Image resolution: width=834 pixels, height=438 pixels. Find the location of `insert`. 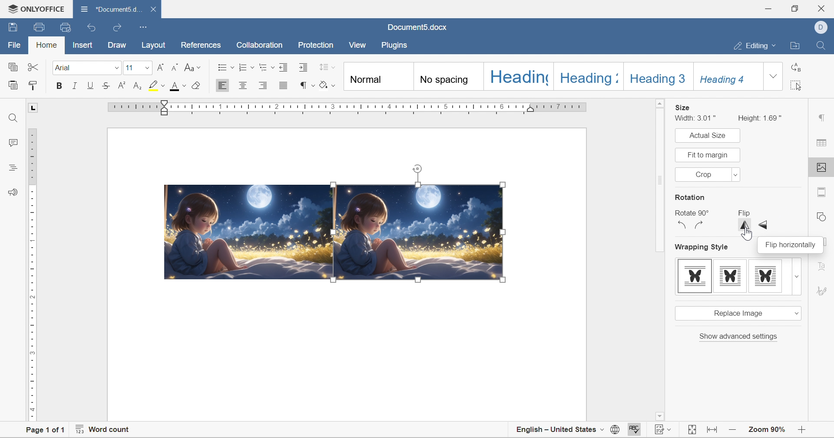

insert is located at coordinates (83, 46).